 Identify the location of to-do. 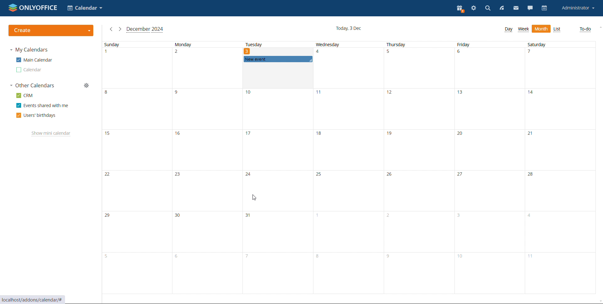
(585, 30).